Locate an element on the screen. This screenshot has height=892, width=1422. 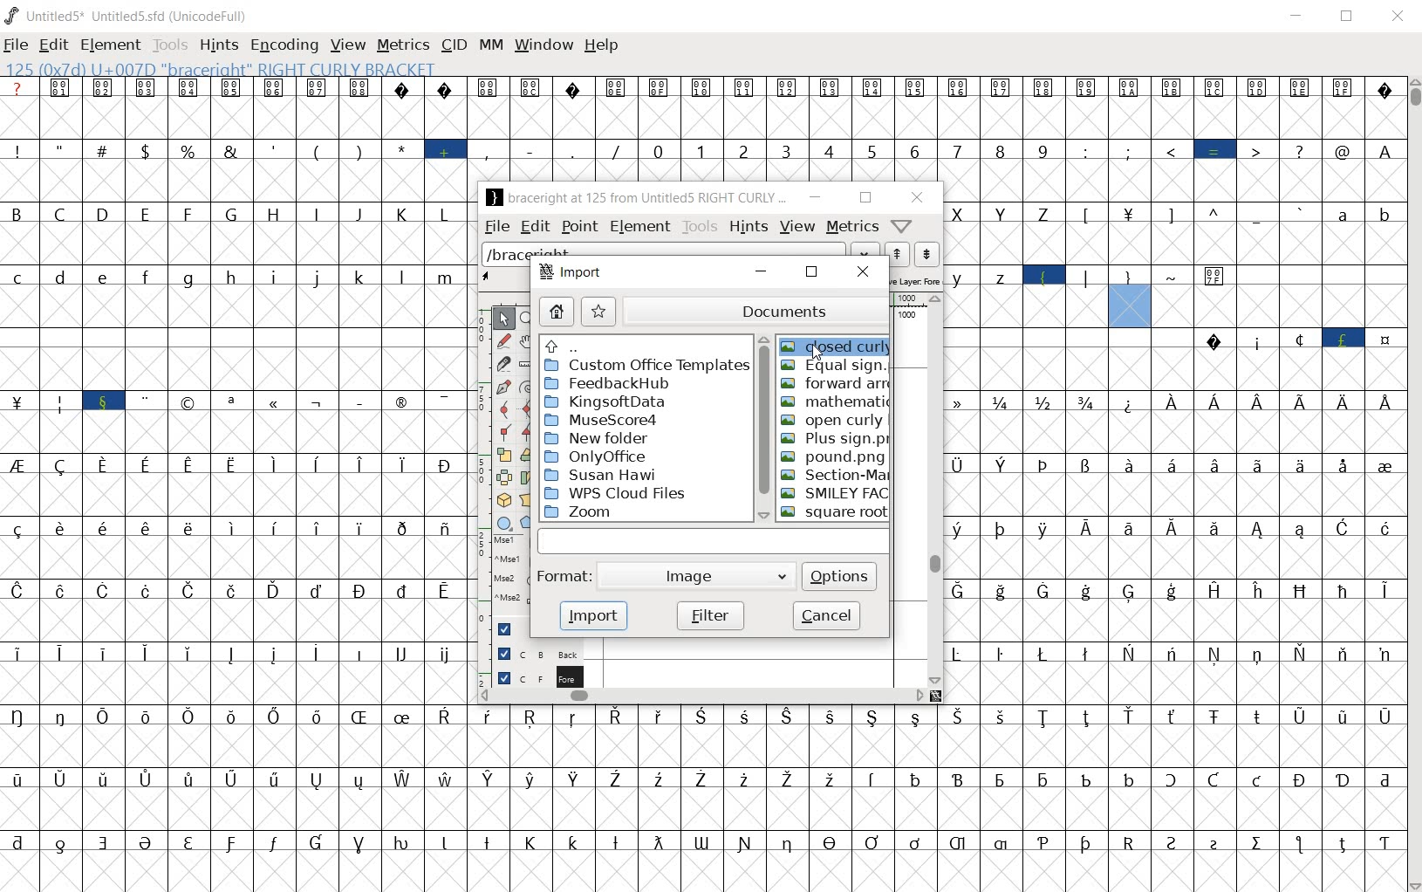
CLOSE is located at coordinates (1395, 16).